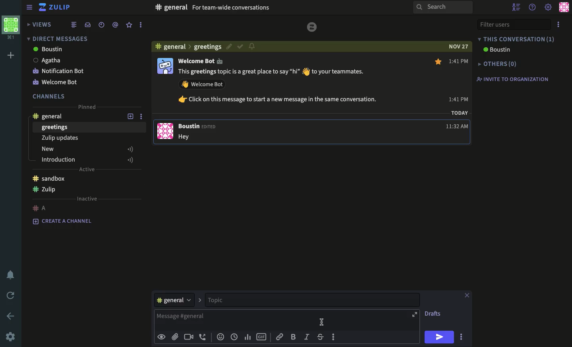 The height and width of the screenshot is (347, 572). What do you see at coordinates (44, 189) in the screenshot?
I see `Zulip` at bounding box center [44, 189].